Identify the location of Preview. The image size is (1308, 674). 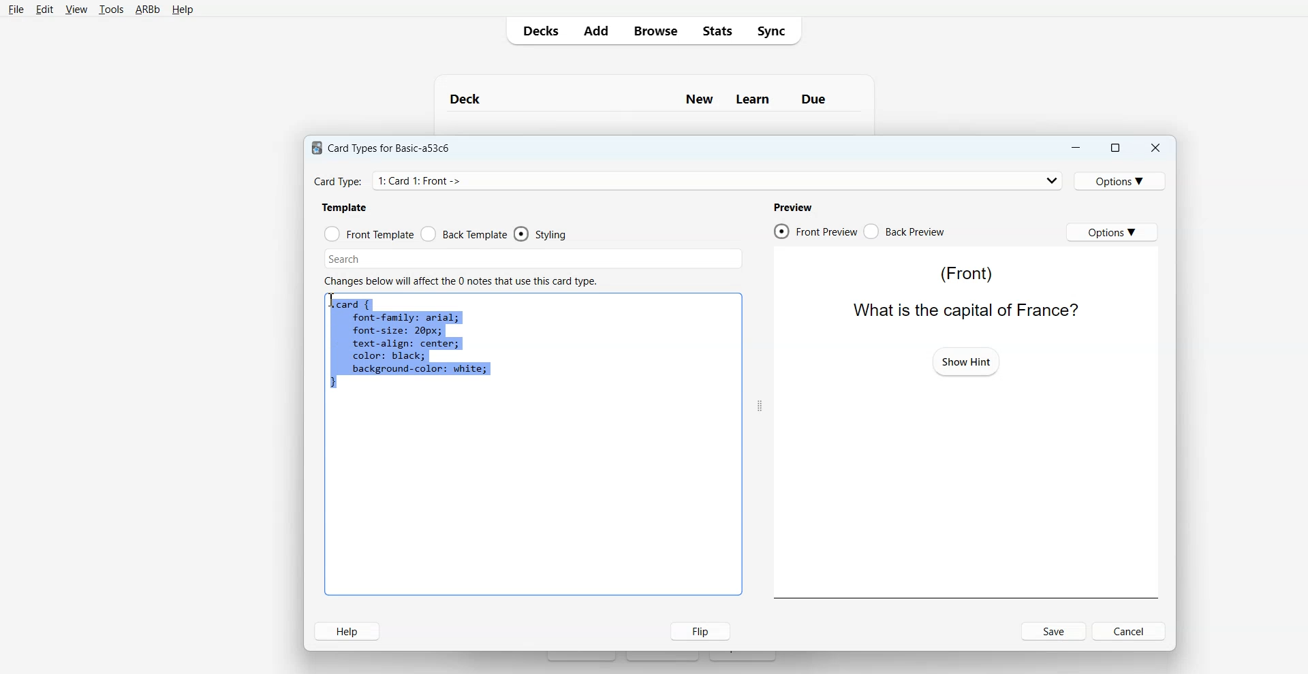
(792, 207).